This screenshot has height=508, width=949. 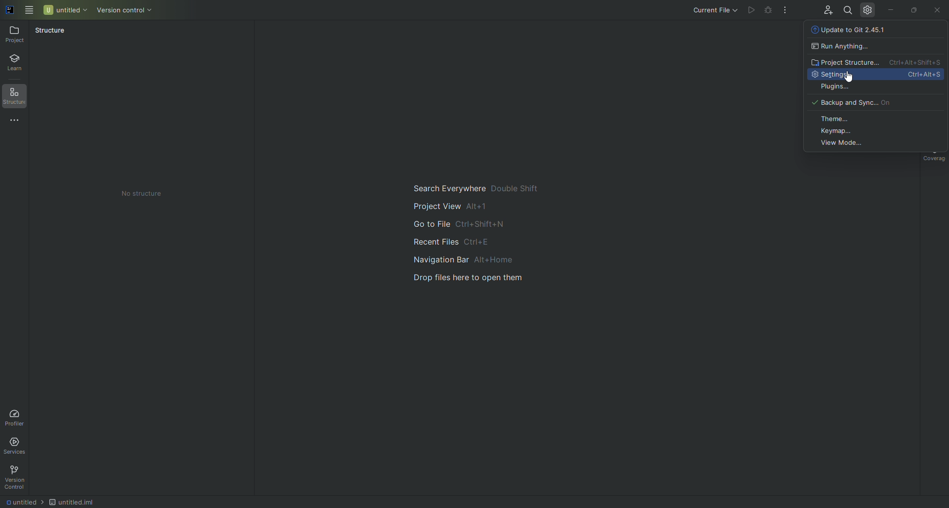 I want to click on Navigation, so click(x=477, y=262).